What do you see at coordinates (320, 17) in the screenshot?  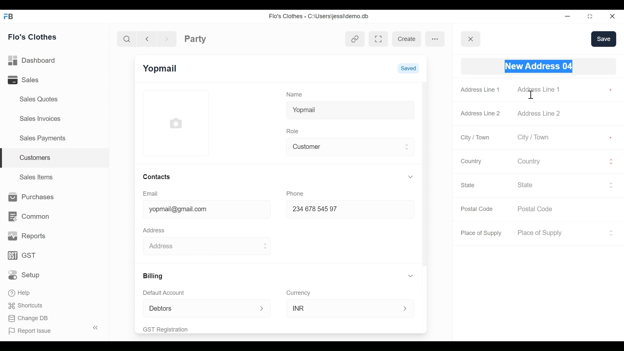 I see `Flo's Clothes - C:\Users\jessi\demo.db` at bounding box center [320, 17].